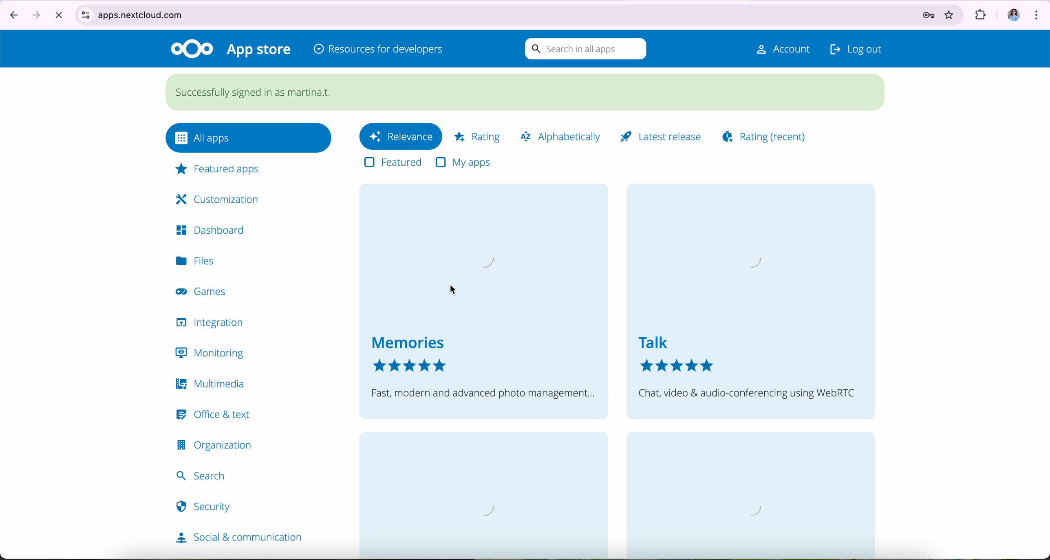 The height and width of the screenshot is (560, 1050). I want to click on apps.nextcloud.com, so click(487, 13).